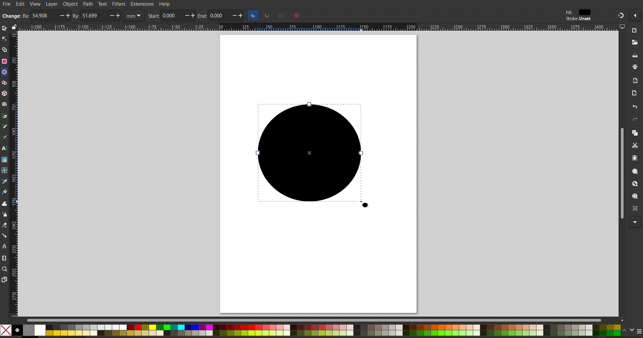  I want to click on Layer , so click(52, 5).